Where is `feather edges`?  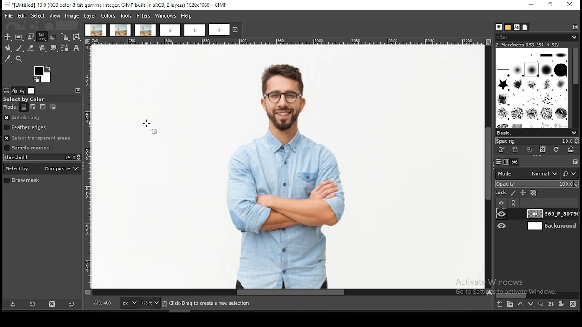 feather edges is located at coordinates (43, 127).